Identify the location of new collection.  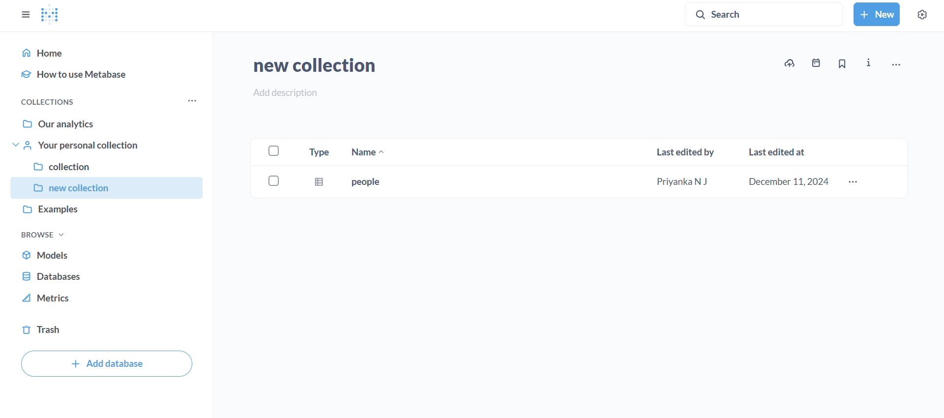
(105, 188).